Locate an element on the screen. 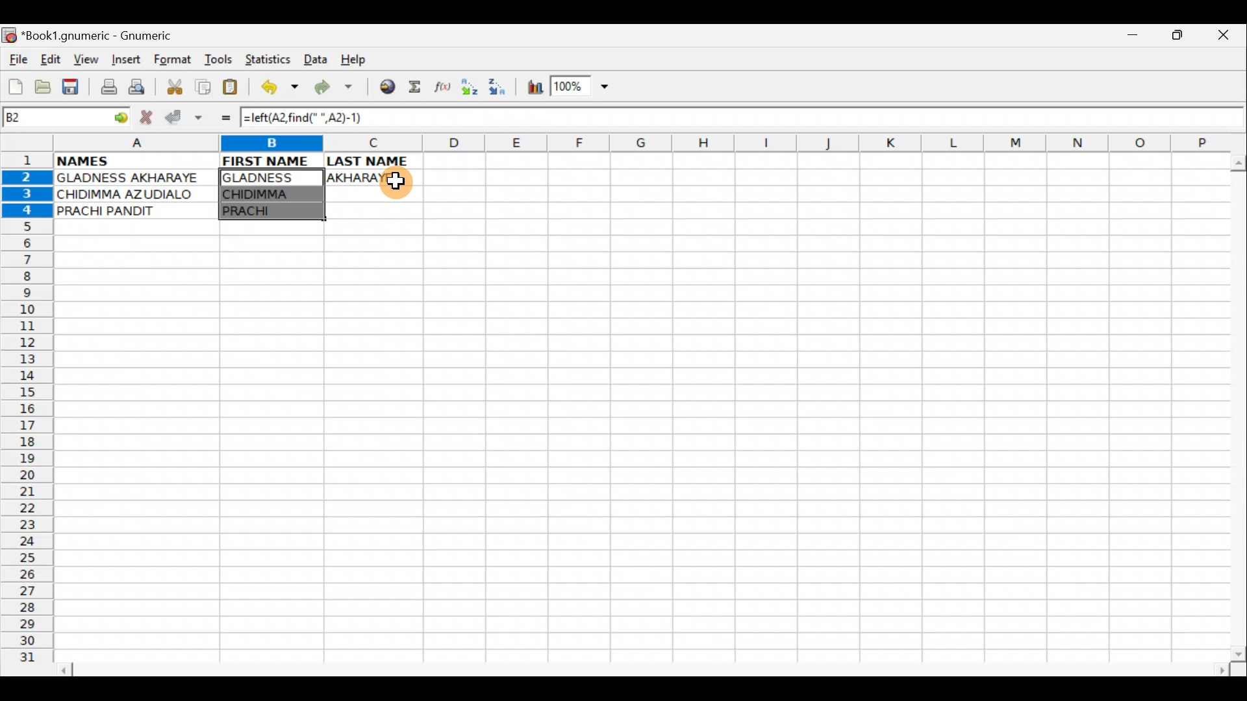 Image resolution: width=1247 pixels, height=701 pixels. Formula bar is located at coordinates (811, 119).